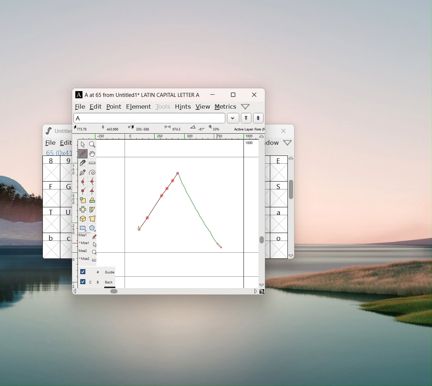 The width and height of the screenshot is (432, 386). What do you see at coordinates (50, 143) in the screenshot?
I see `file` at bounding box center [50, 143].